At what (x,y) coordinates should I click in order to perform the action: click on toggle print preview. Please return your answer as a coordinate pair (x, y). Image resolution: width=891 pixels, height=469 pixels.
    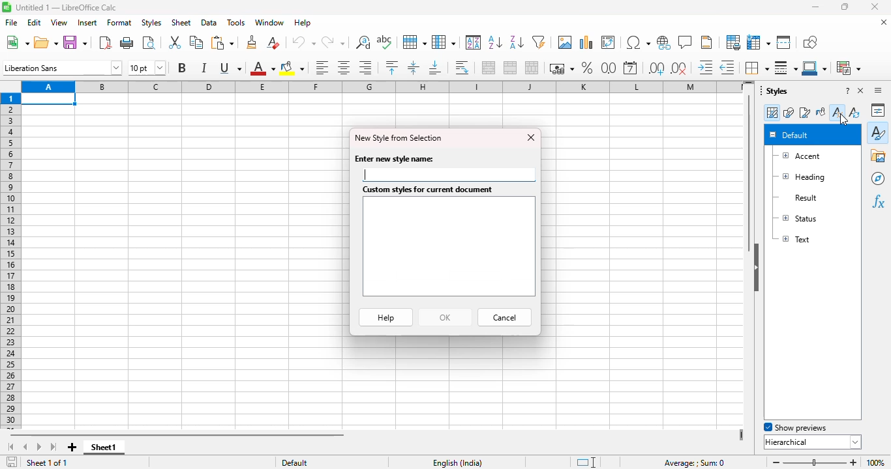
    Looking at the image, I should click on (149, 42).